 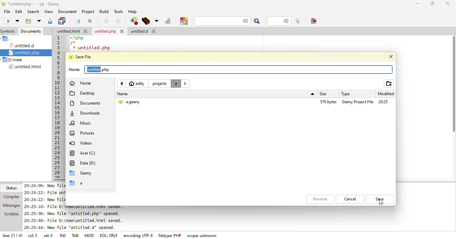 I want to click on home, so click(x=83, y=83).